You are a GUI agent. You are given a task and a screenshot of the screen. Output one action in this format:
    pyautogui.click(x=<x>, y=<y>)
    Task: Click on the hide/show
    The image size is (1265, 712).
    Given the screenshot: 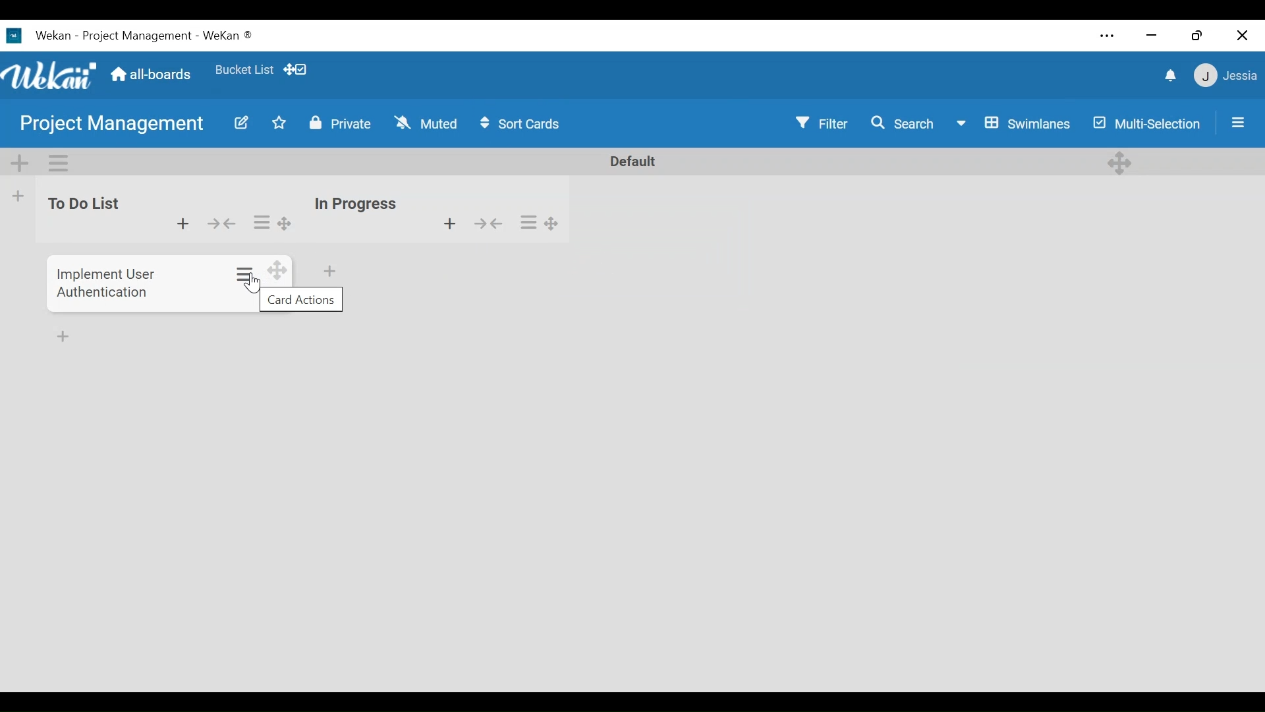 What is the action you would take?
    pyautogui.click(x=220, y=222)
    